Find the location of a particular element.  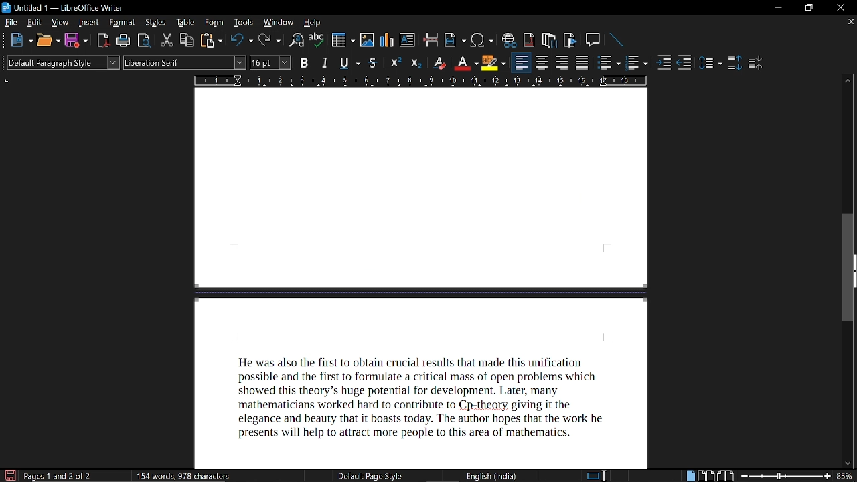

Tools is located at coordinates (243, 23).